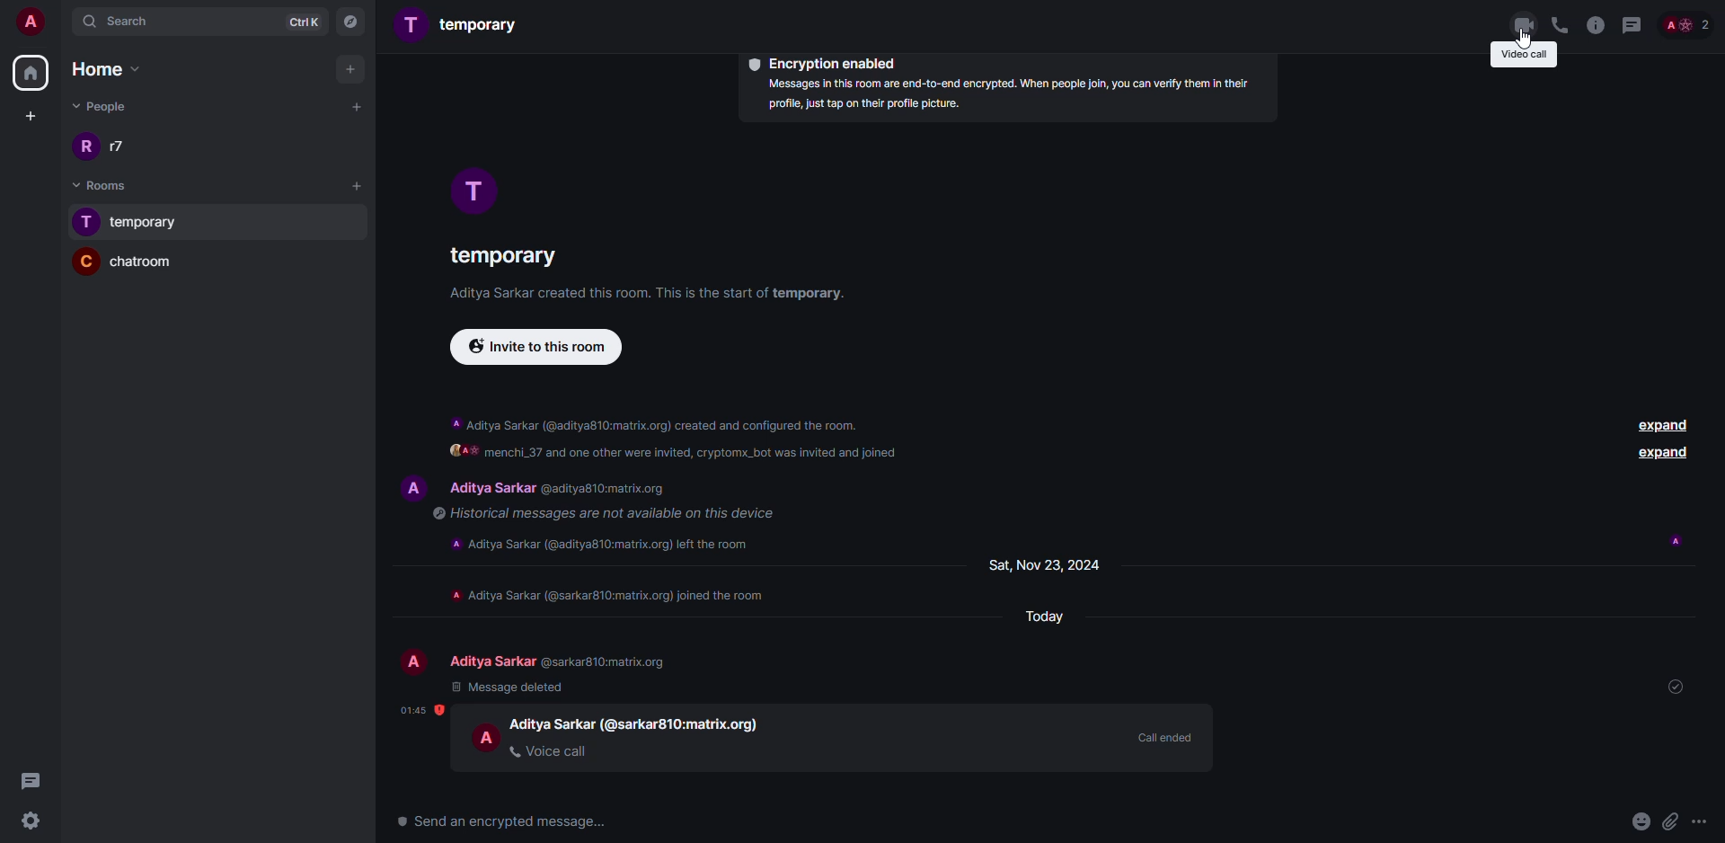 The image size is (1725, 843). I want to click on voice call, so click(554, 751).